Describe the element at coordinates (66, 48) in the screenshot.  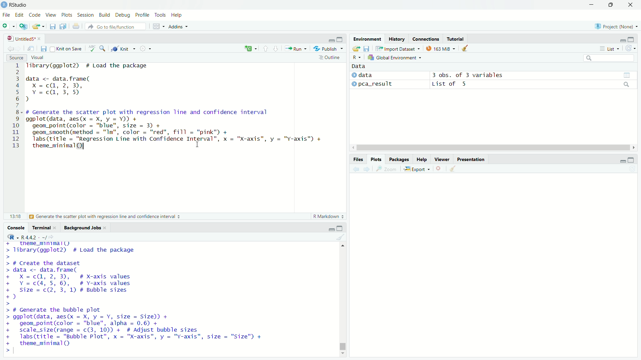
I see `Knit on Save` at that location.